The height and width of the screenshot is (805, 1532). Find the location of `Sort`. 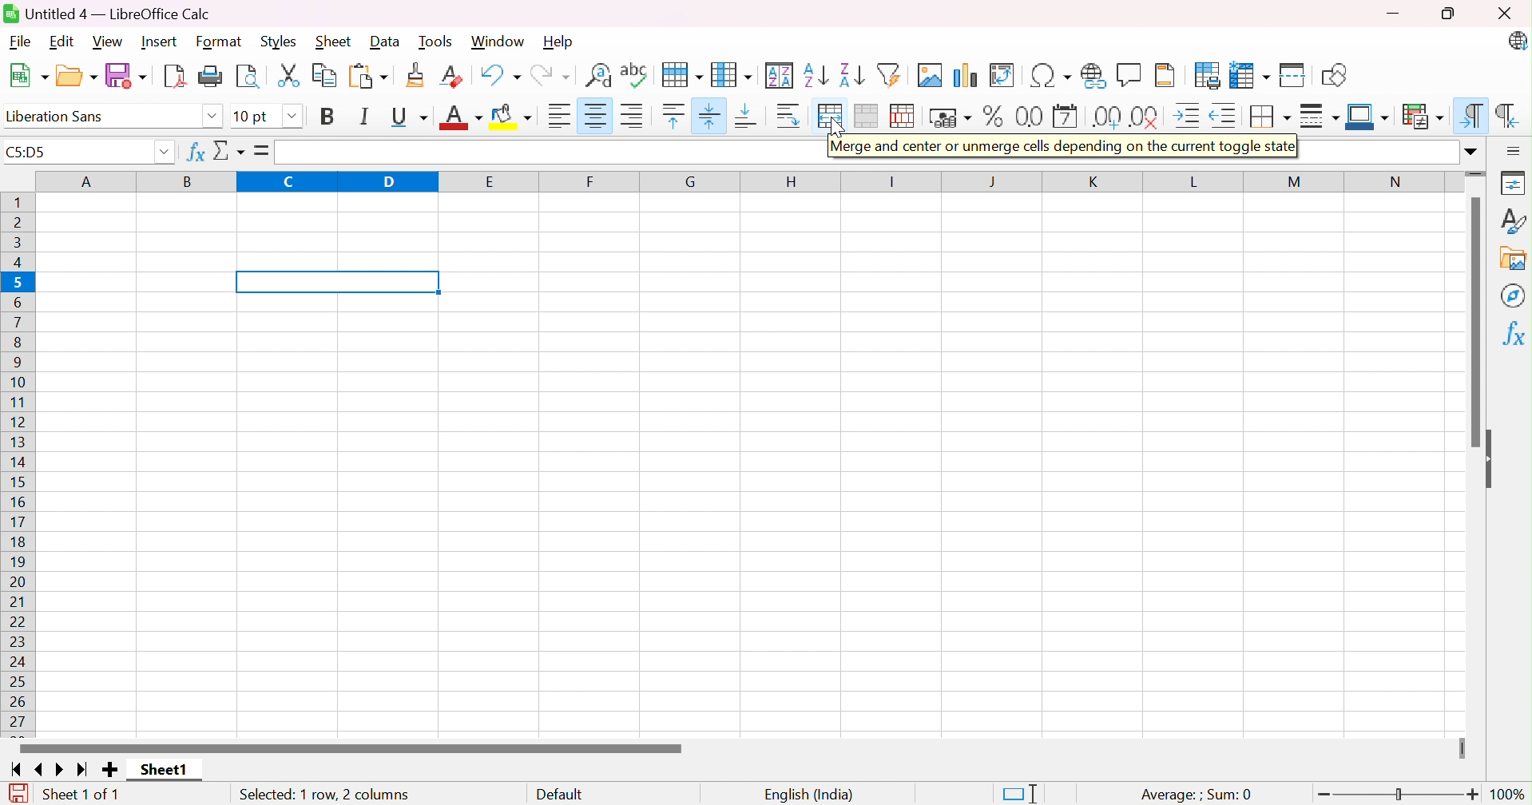

Sort is located at coordinates (781, 73).